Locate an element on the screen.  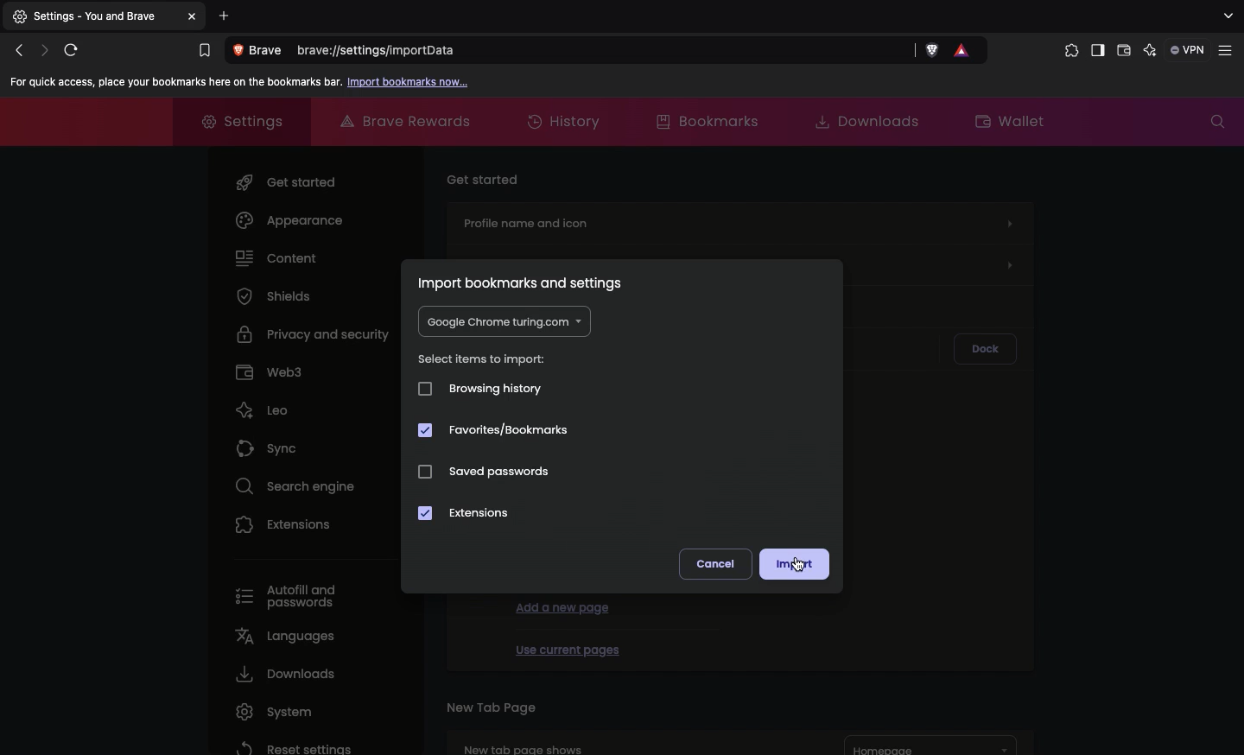
Appearance is located at coordinates (289, 220).